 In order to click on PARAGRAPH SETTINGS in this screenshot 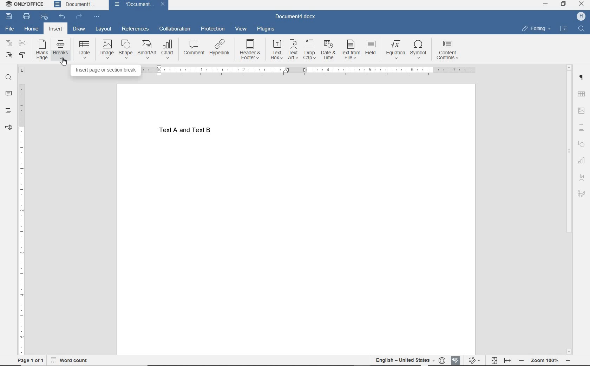, I will do `click(582, 77)`.